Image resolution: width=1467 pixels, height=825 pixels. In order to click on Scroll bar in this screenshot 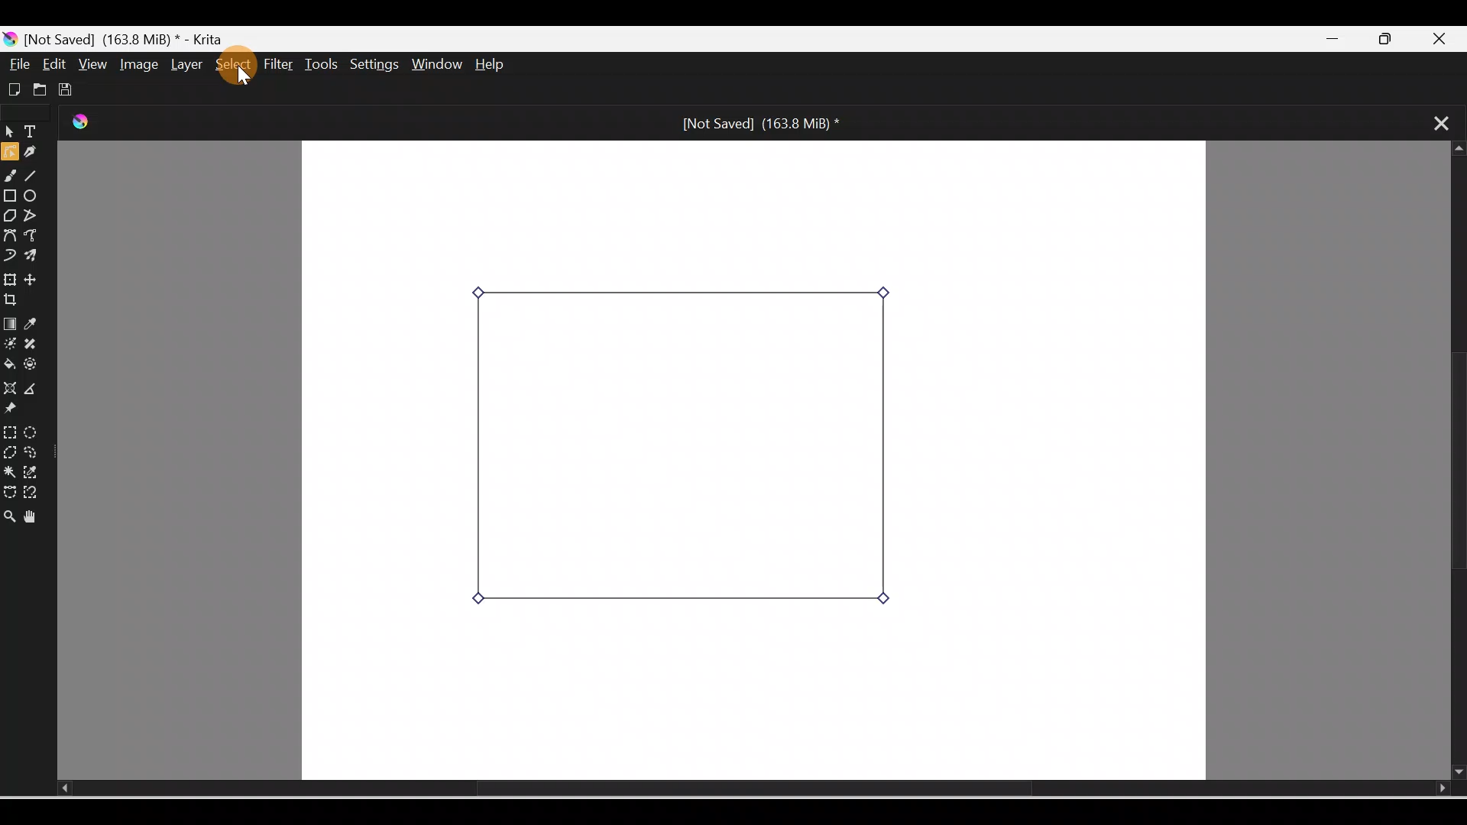, I will do `click(1452, 461)`.